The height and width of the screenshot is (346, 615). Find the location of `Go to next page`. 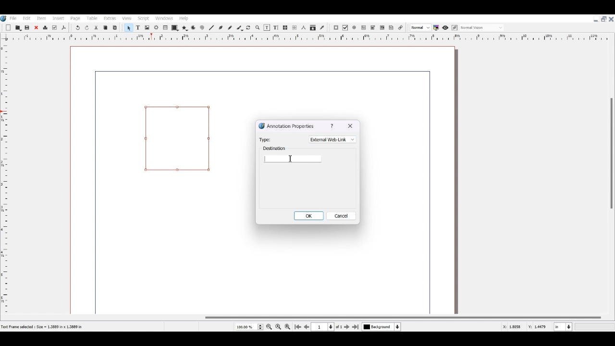

Go to next page is located at coordinates (347, 327).